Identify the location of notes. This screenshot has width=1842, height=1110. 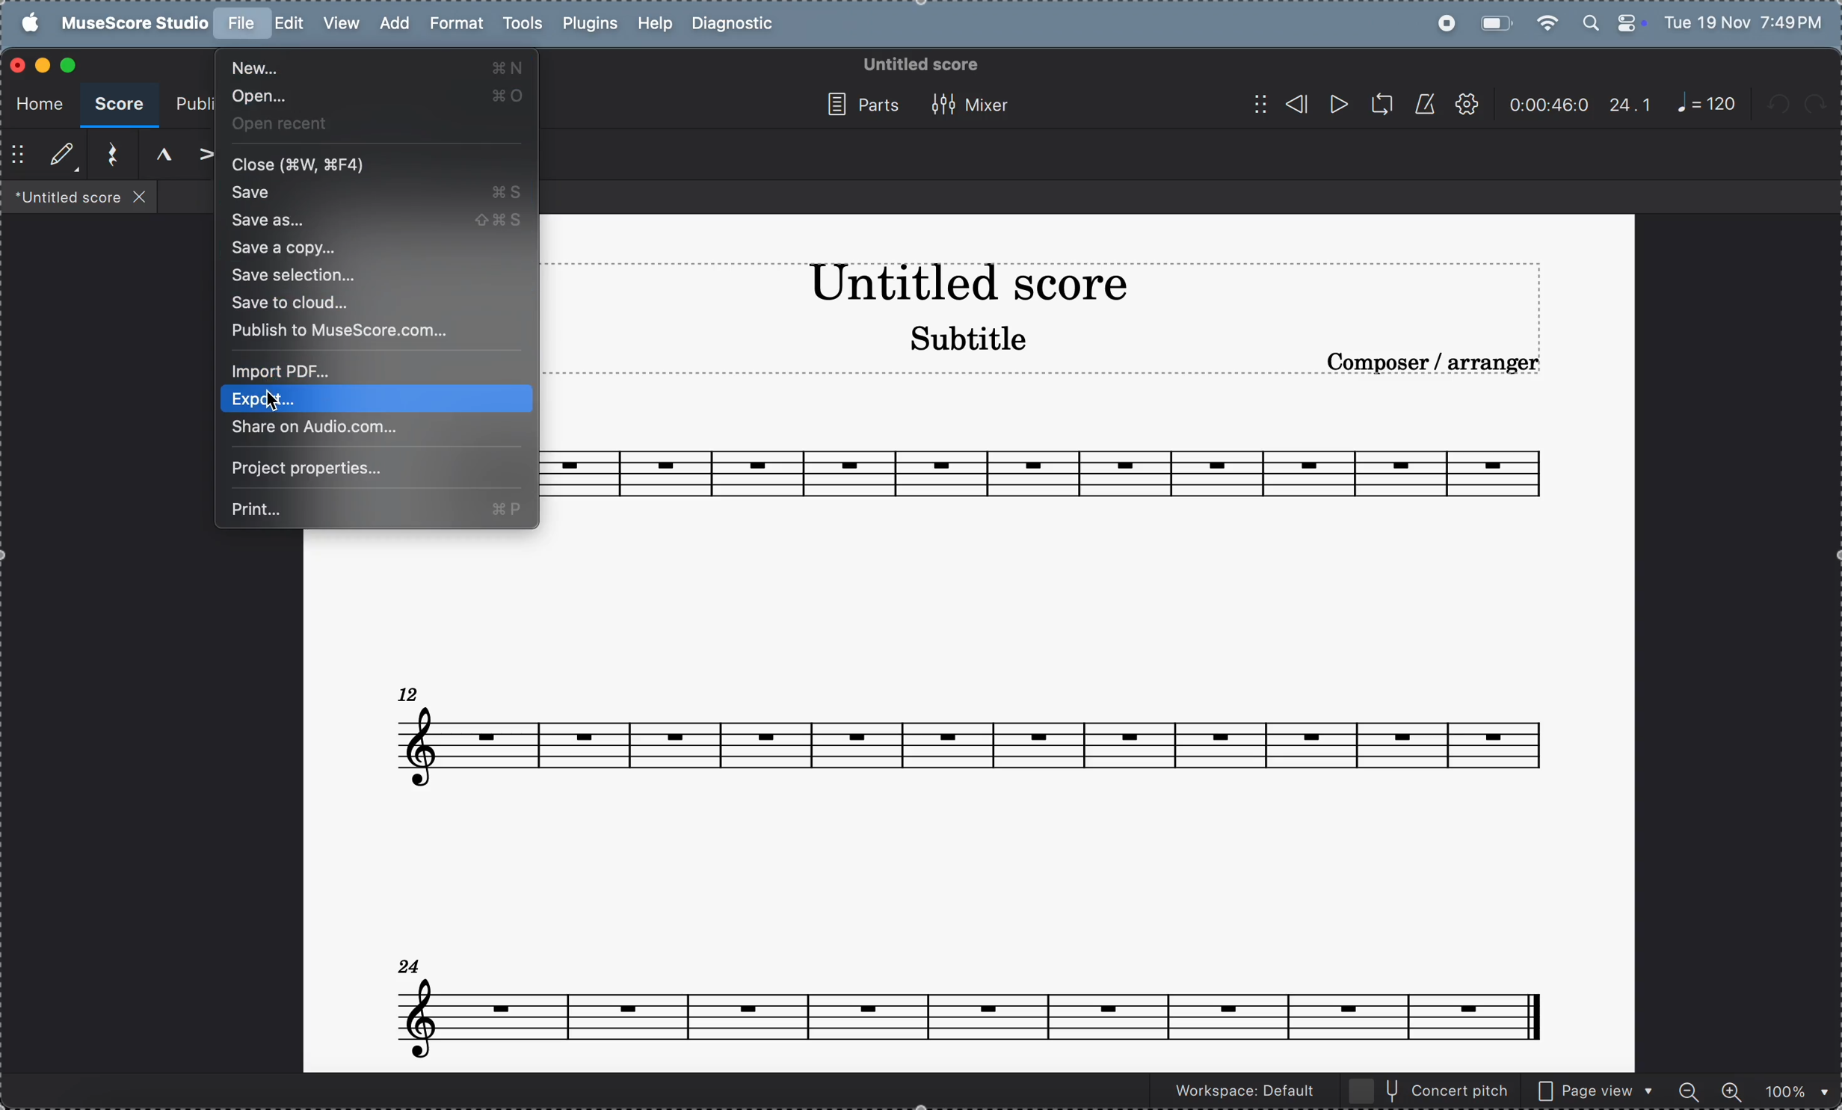
(1059, 472).